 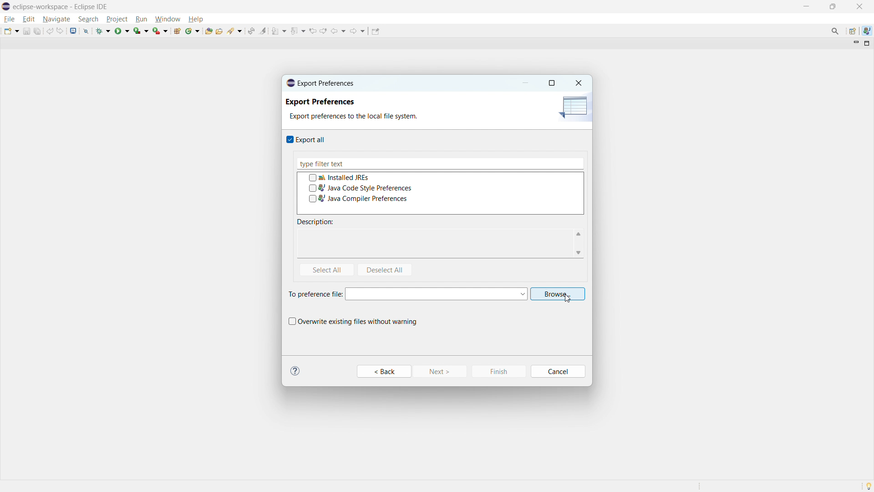 I want to click on Back, so click(x=383, y=372).